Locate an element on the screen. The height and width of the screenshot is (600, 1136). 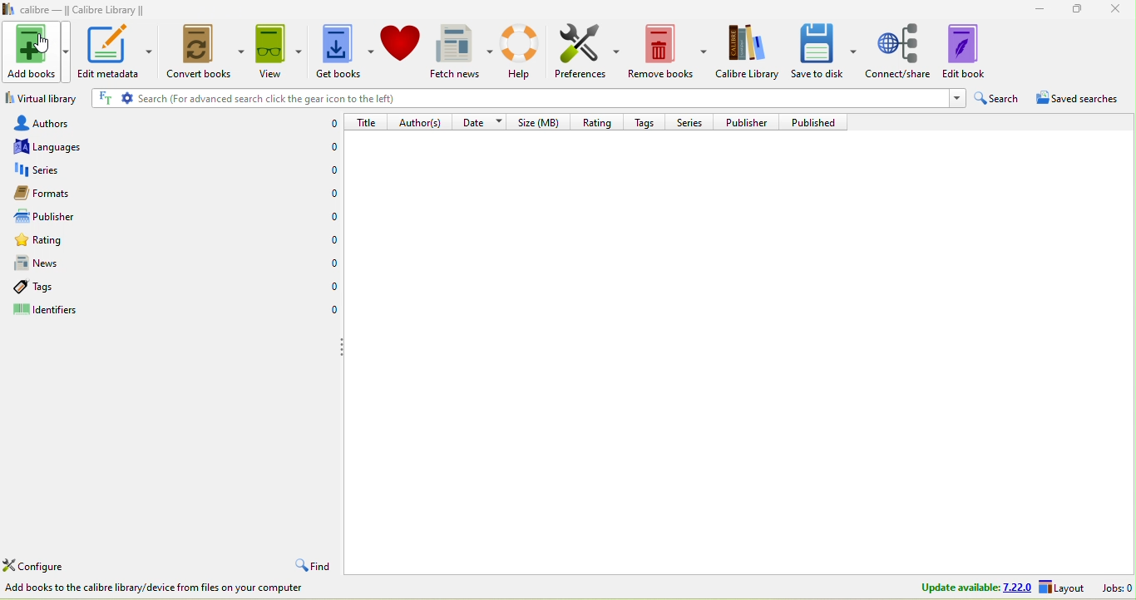
saved searches is located at coordinates (1079, 96).